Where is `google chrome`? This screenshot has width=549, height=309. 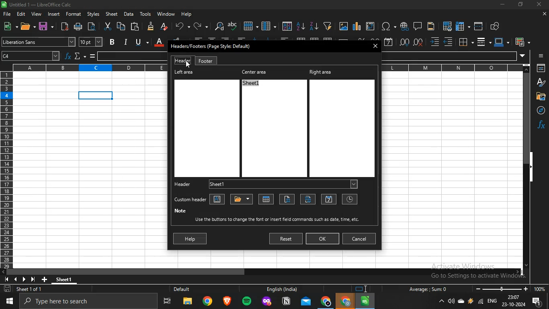
google chrome is located at coordinates (207, 302).